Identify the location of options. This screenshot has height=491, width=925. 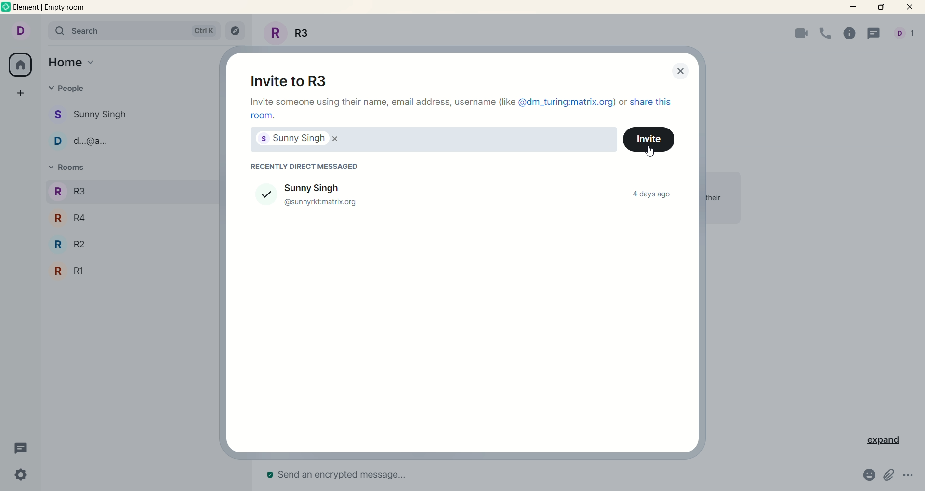
(909, 478).